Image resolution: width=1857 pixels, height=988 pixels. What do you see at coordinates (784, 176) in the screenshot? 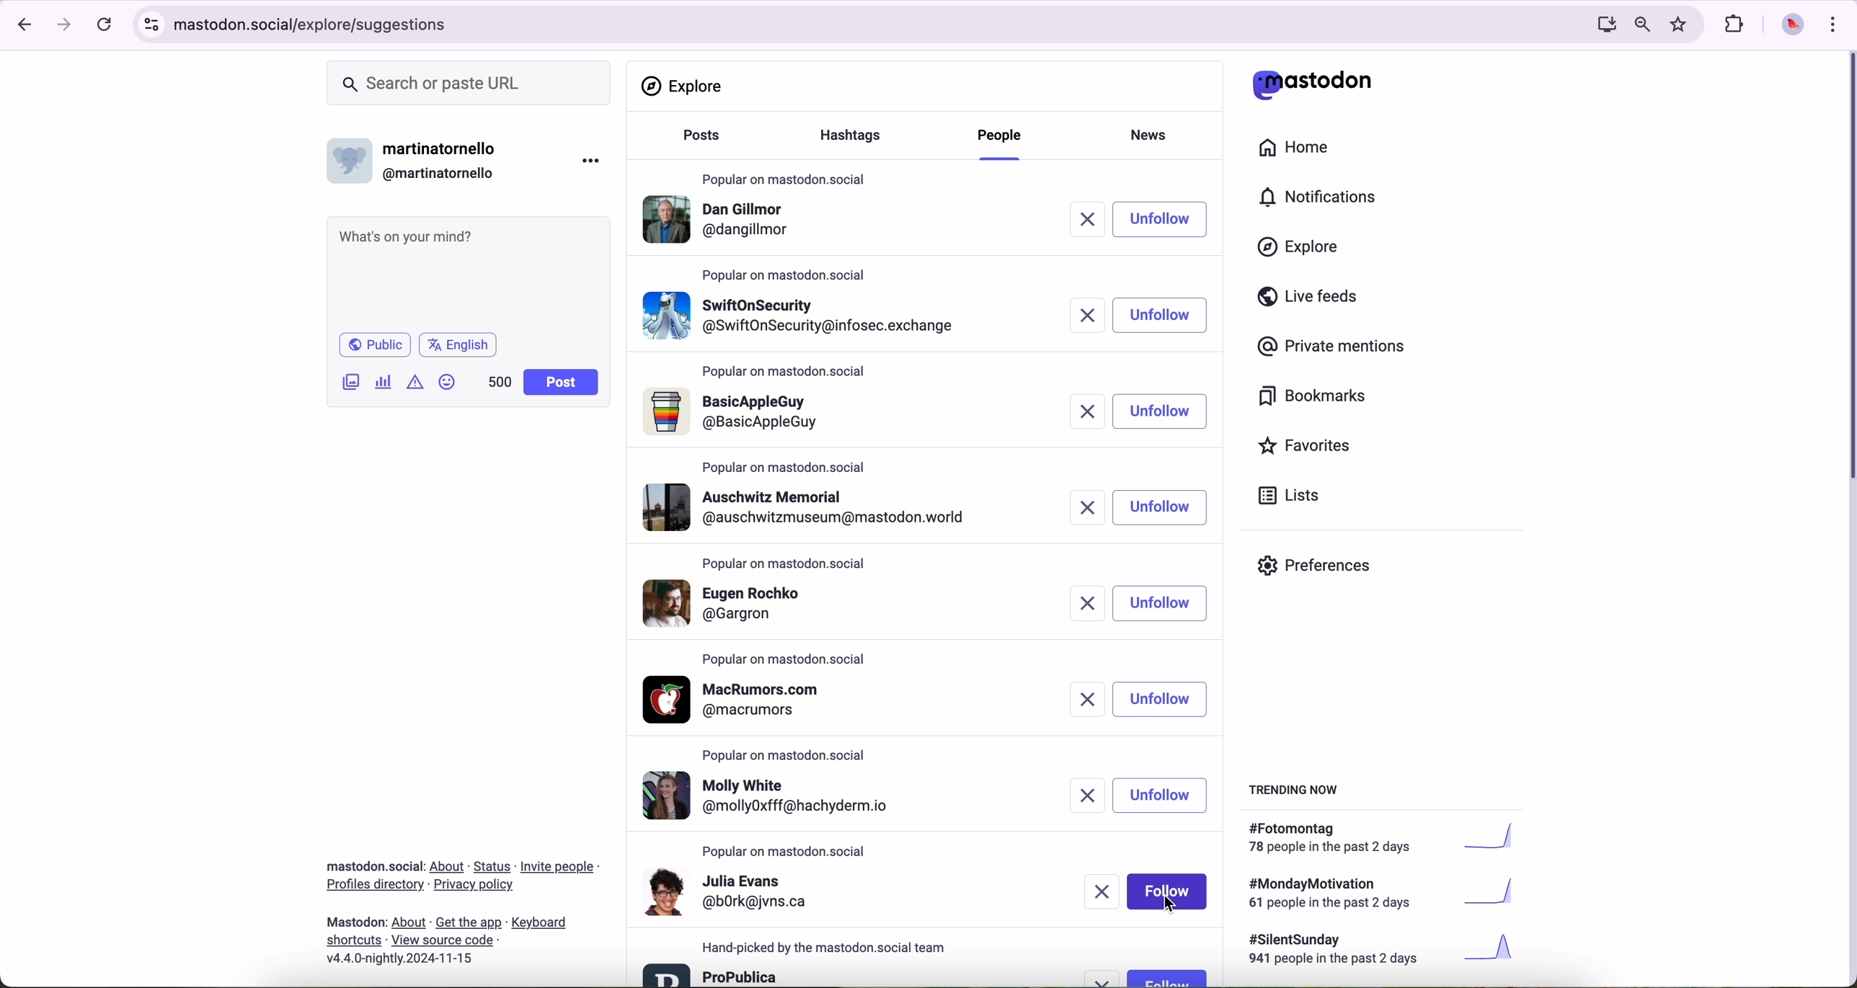
I see `popular on mastodon.social` at bounding box center [784, 176].